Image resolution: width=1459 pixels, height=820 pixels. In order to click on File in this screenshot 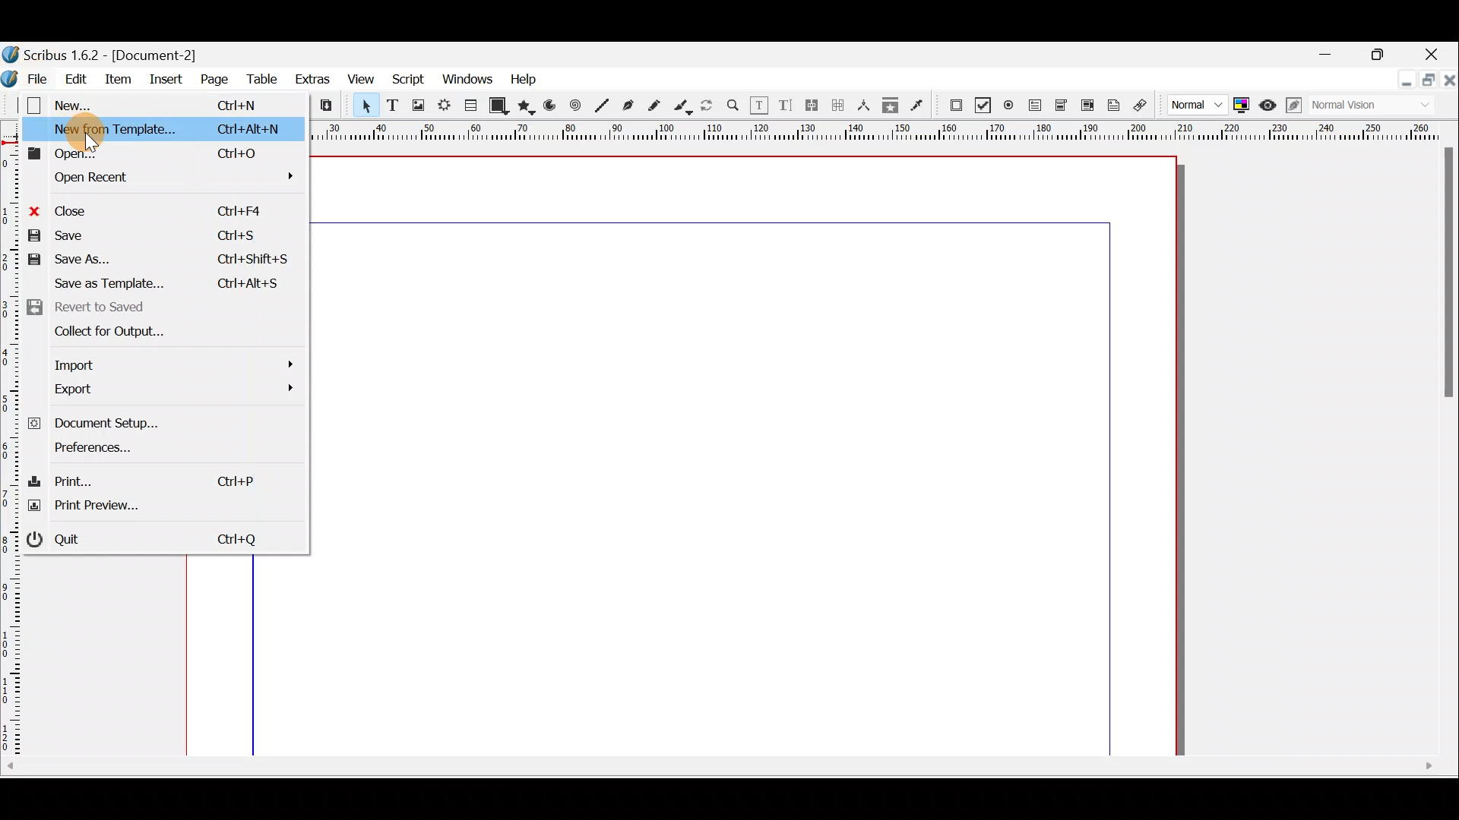, I will do `click(27, 77)`.